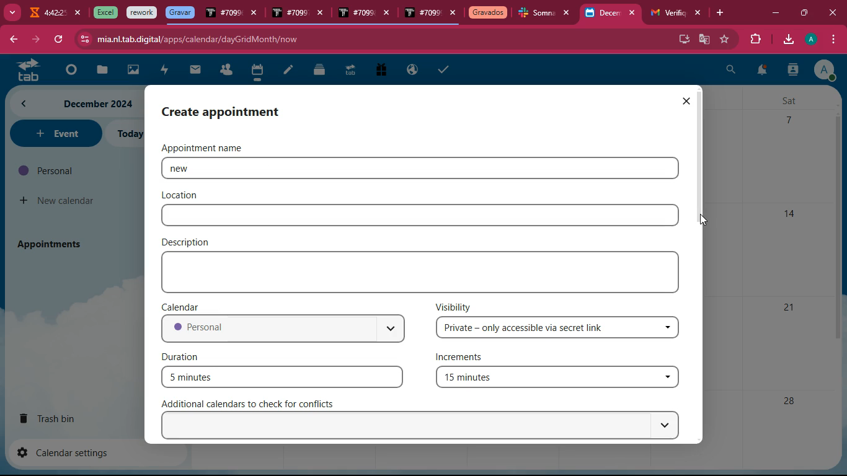 Image resolution: width=847 pixels, height=476 pixels. I want to click on additional calendar, so click(255, 403).